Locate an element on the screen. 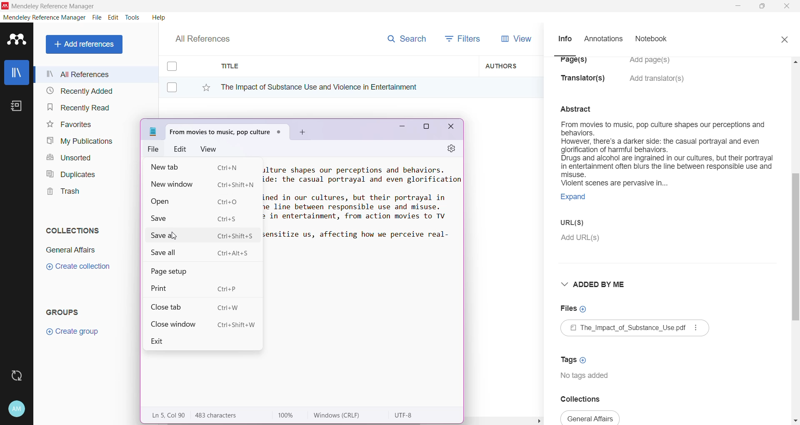 The height and width of the screenshot is (425, 800). abstract is located at coordinates (581, 108).